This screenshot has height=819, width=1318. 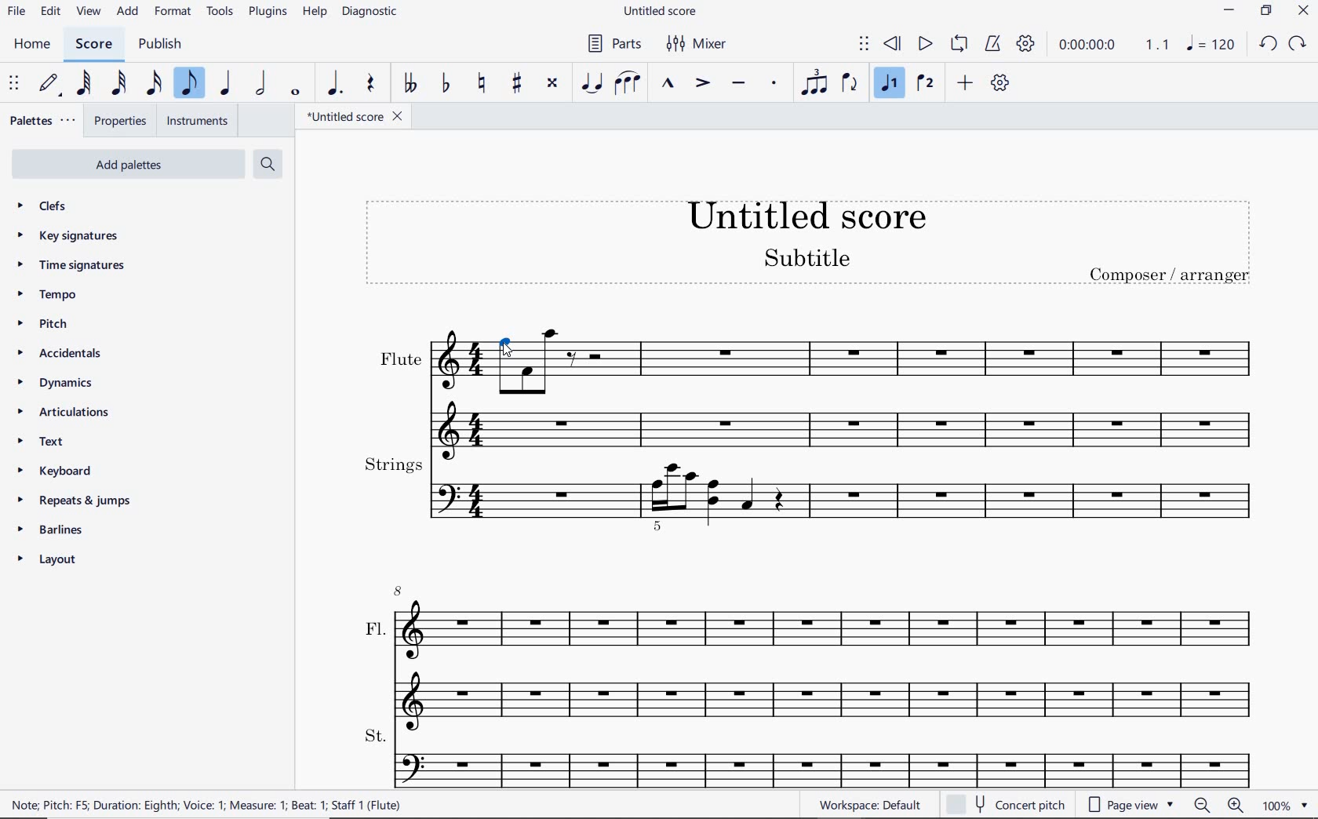 I want to click on REST, so click(x=371, y=85).